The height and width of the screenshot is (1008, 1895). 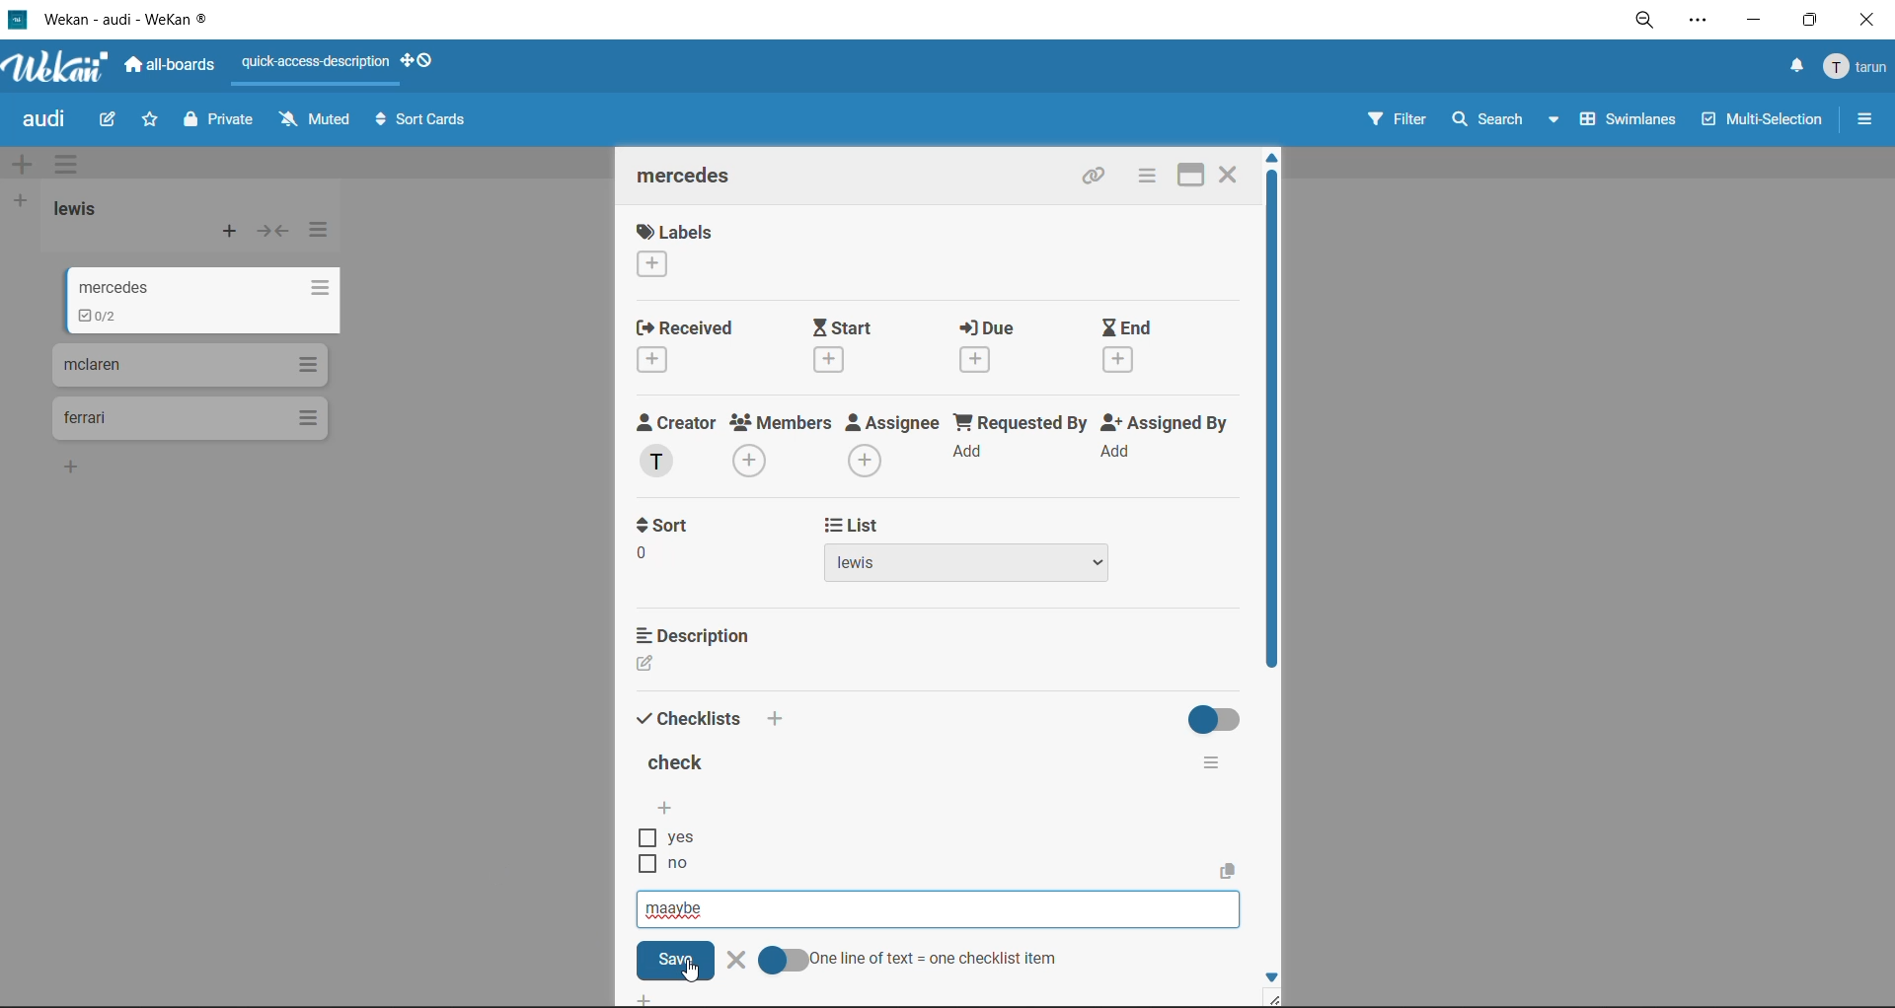 I want to click on multiselection, so click(x=1762, y=122).